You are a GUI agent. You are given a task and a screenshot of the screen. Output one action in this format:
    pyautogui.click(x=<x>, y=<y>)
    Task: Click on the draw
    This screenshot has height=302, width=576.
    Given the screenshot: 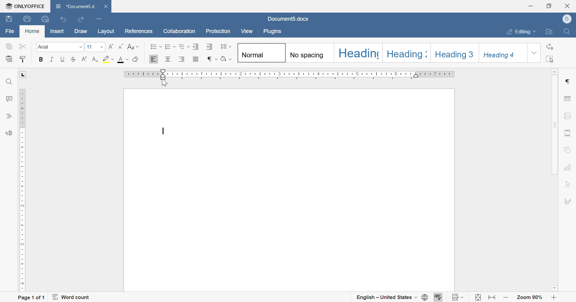 What is the action you would take?
    pyautogui.click(x=80, y=32)
    